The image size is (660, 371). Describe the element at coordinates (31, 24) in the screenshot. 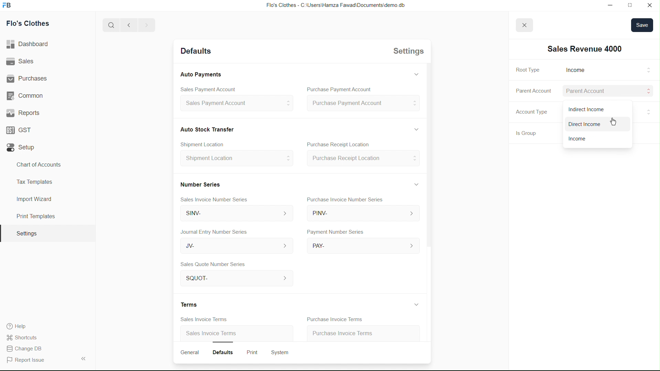

I see `Flo's Clothes` at that location.